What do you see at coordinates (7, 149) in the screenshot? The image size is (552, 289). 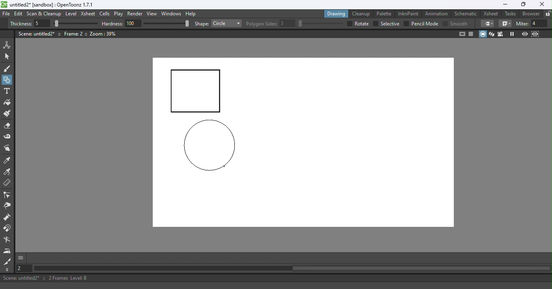 I see `Finger tool` at bounding box center [7, 149].